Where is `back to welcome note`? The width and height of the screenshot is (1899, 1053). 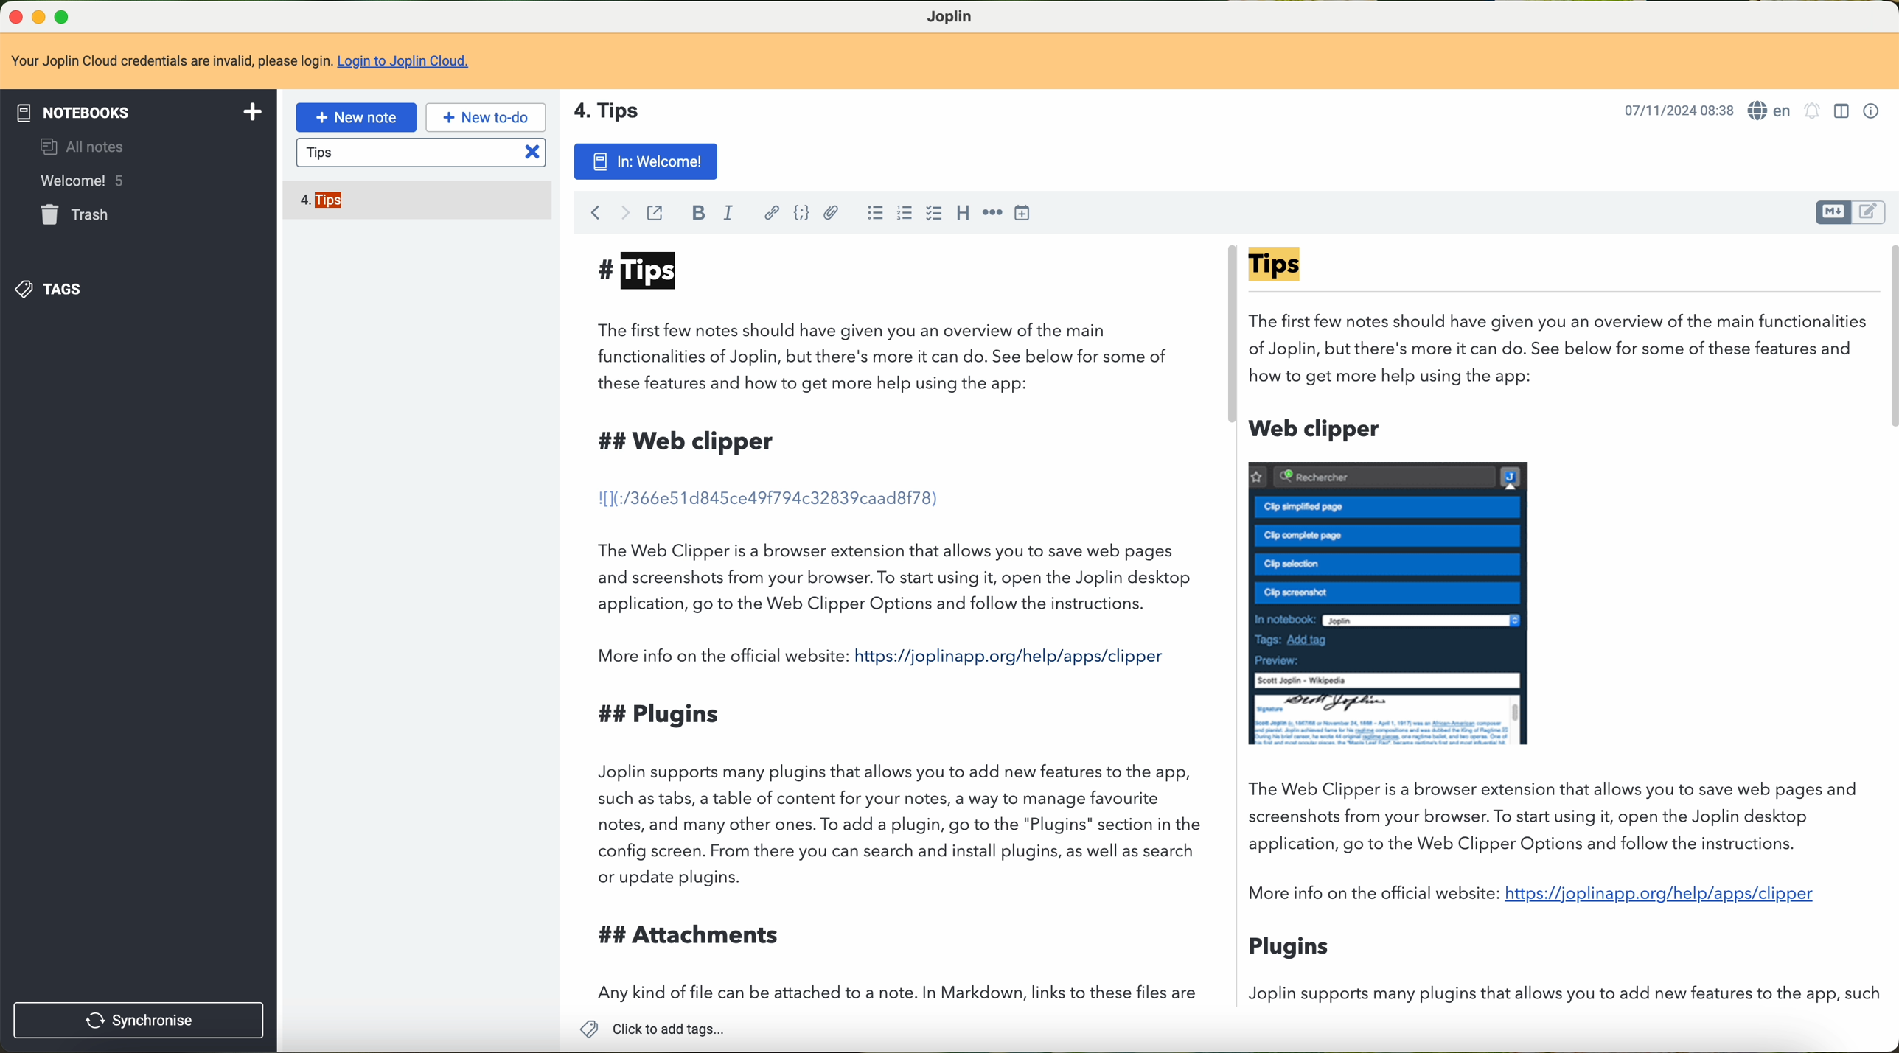 back to welcome note is located at coordinates (644, 163).